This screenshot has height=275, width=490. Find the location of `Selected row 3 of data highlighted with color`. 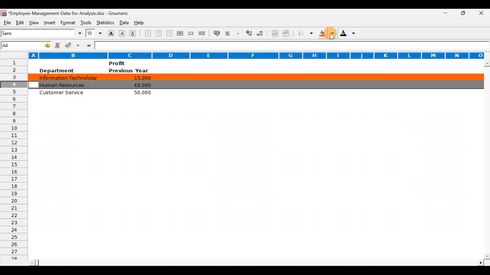

Selected row 3 of data highlighted with color is located at coordinates (254, 78).